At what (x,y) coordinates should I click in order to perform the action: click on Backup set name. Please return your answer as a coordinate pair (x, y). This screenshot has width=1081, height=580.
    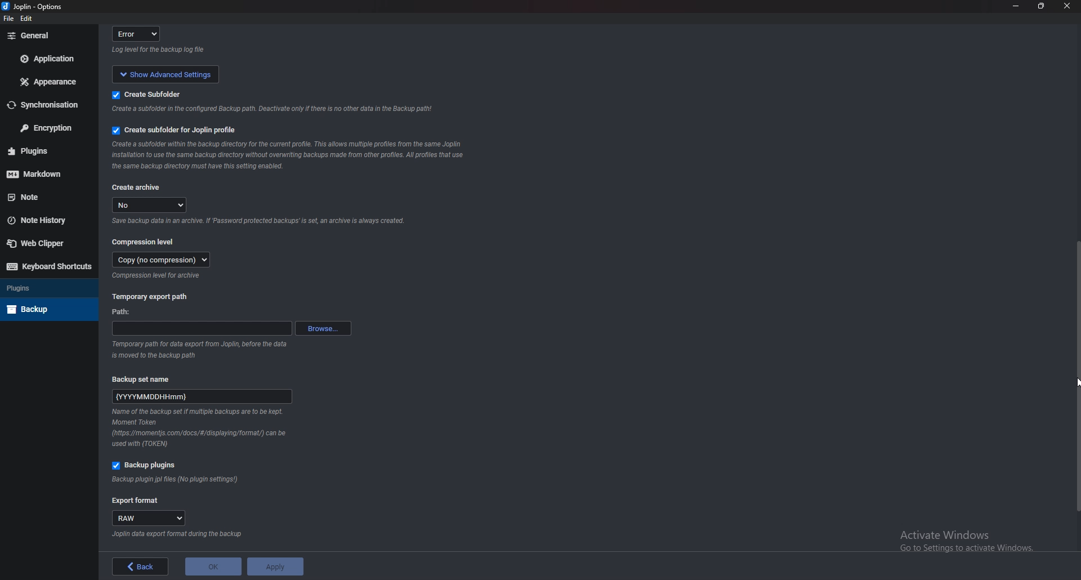
    Looking at the image, I should click on (148, 378).